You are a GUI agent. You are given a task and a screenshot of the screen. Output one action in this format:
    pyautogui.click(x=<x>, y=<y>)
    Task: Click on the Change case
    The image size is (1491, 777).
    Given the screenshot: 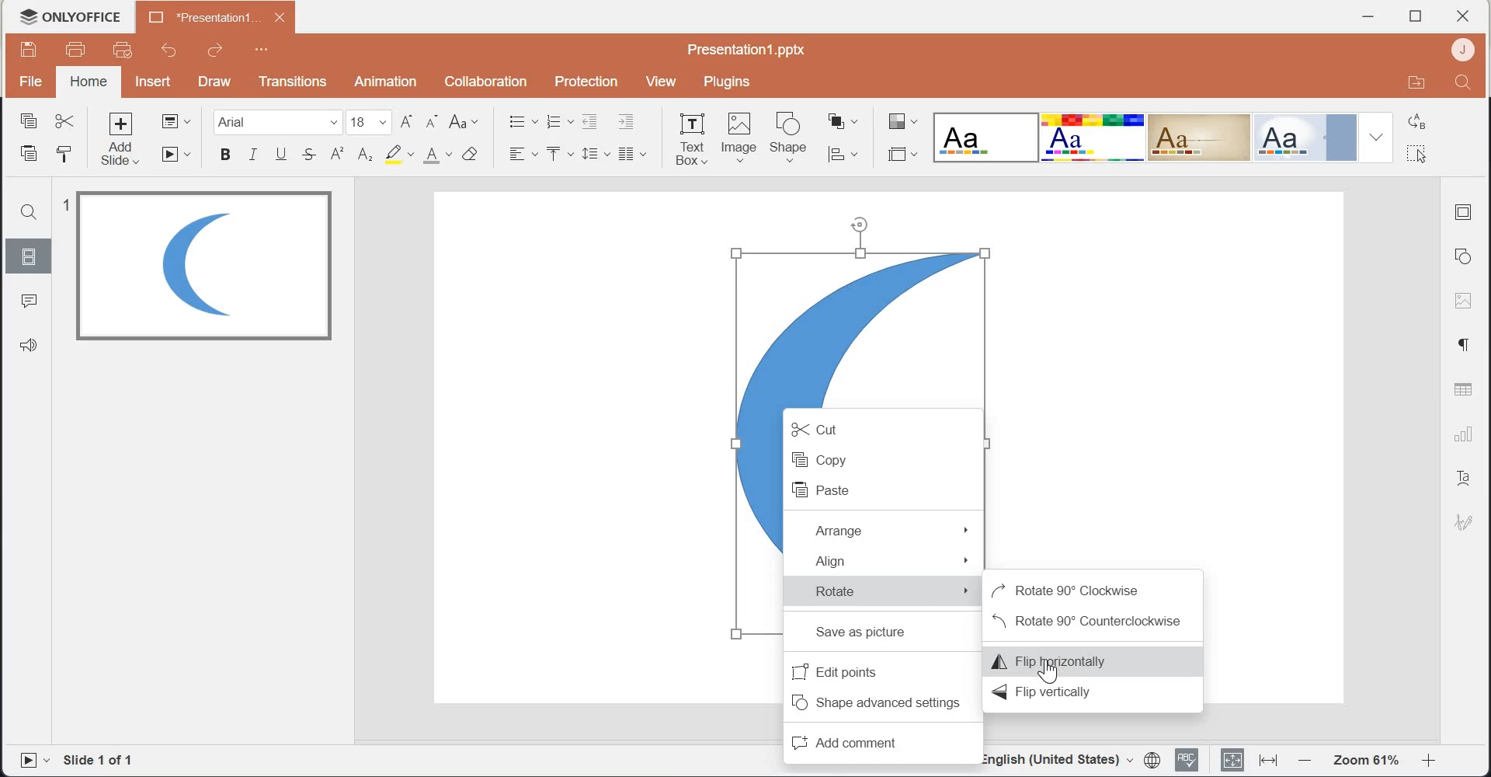 What is the action you would take?
    pyautogui.click(x=464, y=122)
    